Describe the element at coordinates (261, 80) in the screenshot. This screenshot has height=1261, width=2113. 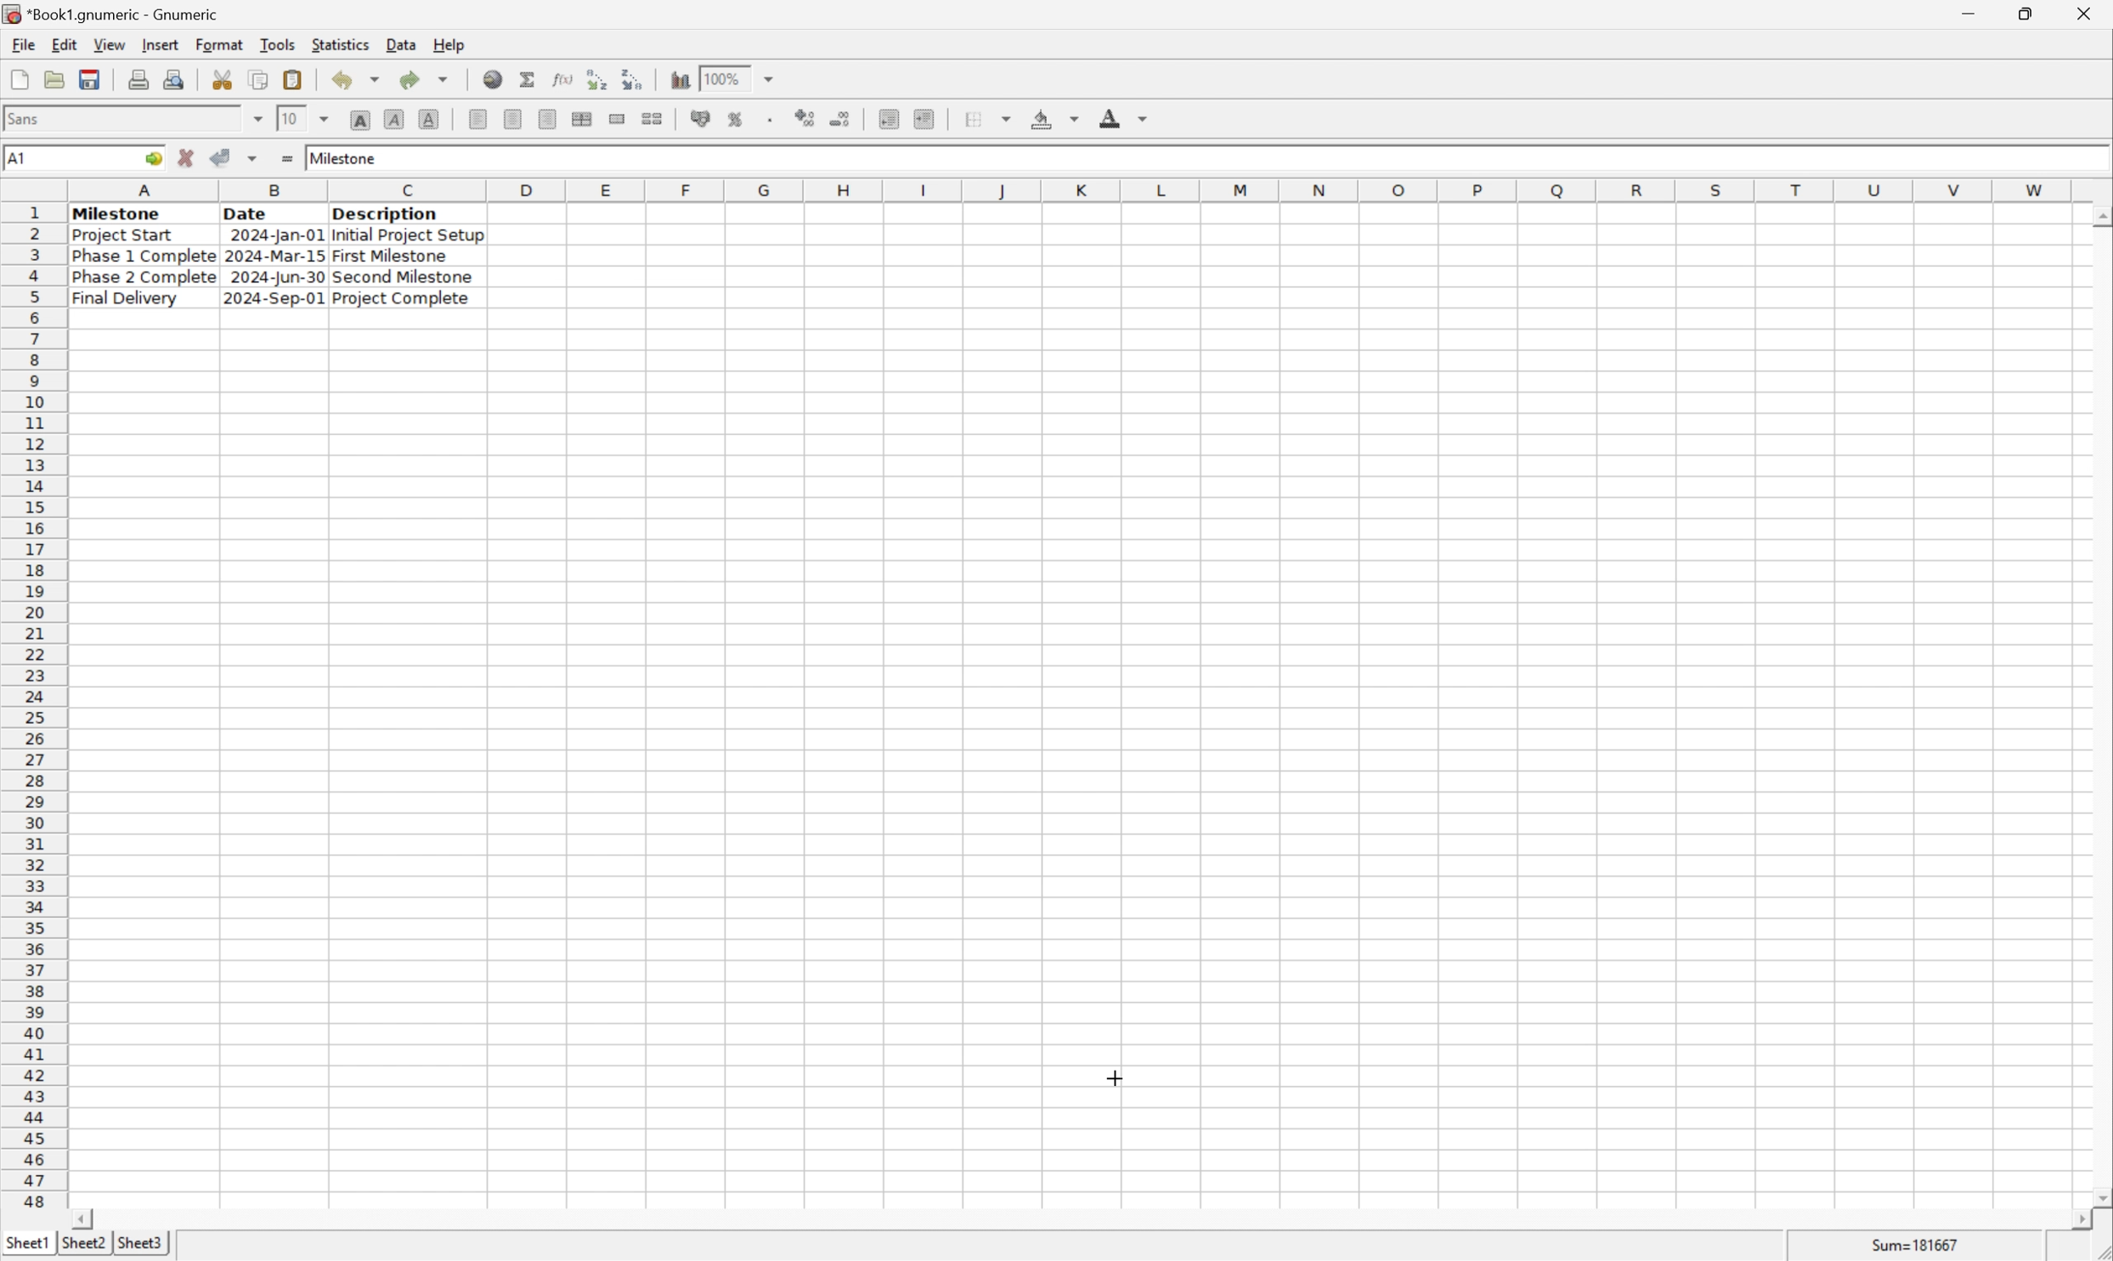
I see `copy from selection` at that location.